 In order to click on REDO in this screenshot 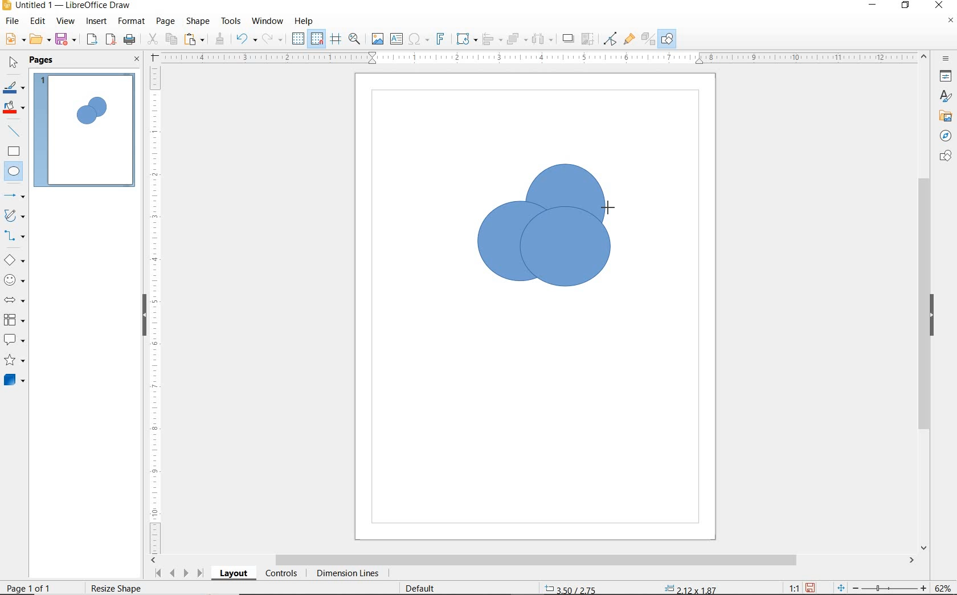, I will do `click(273, 39)`.